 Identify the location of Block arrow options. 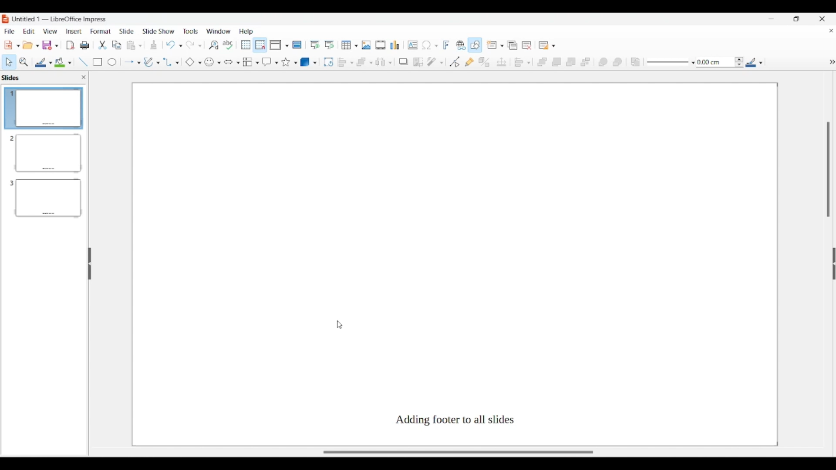
(232, 62).